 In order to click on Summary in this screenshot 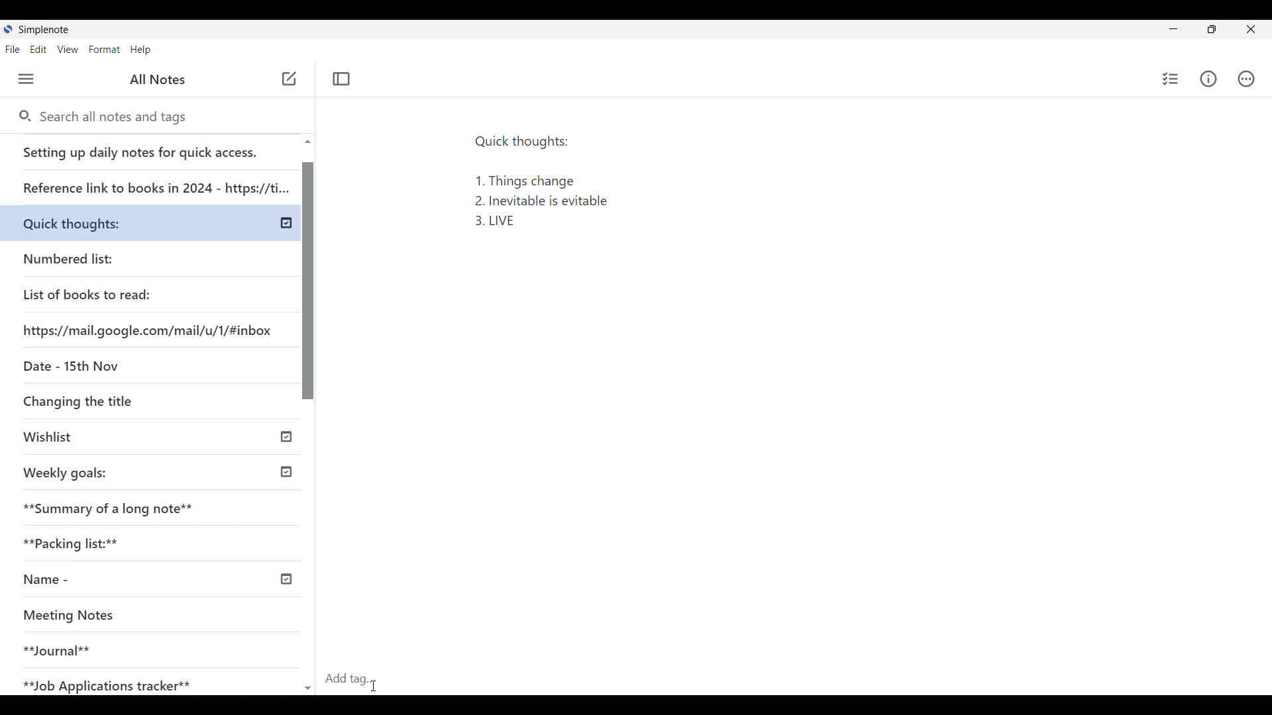, I will do `click(158, 504)`.